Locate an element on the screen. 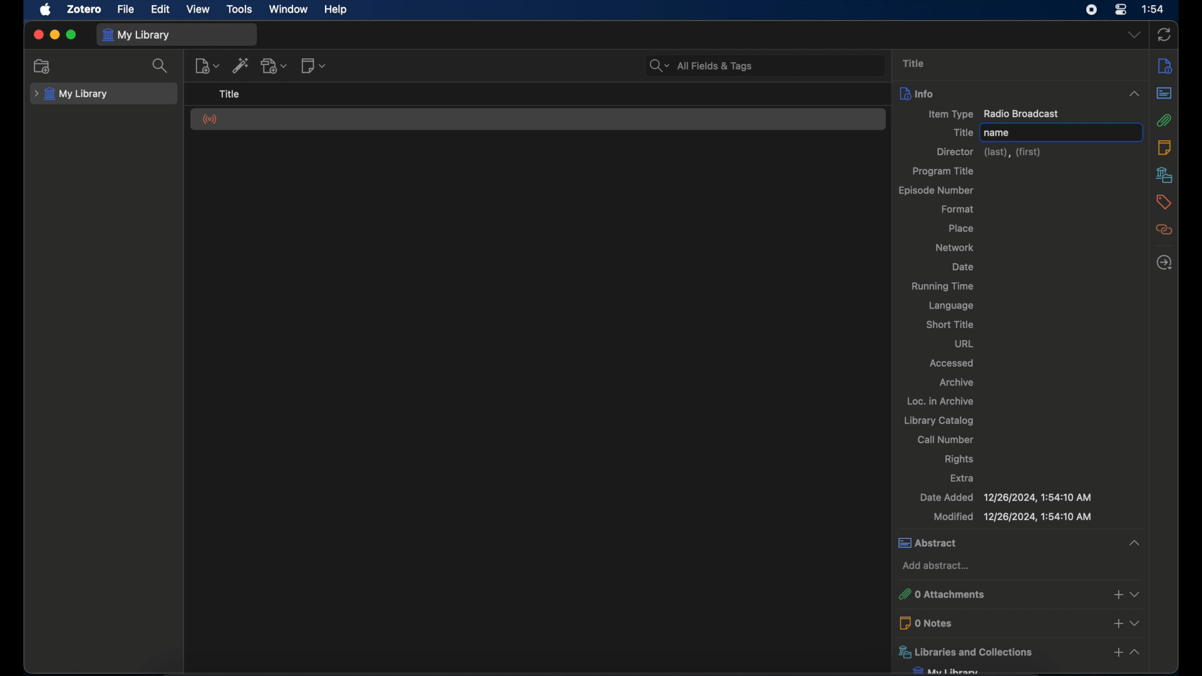 The image size is (1202, 676). url is located at coordinates (965, 343).